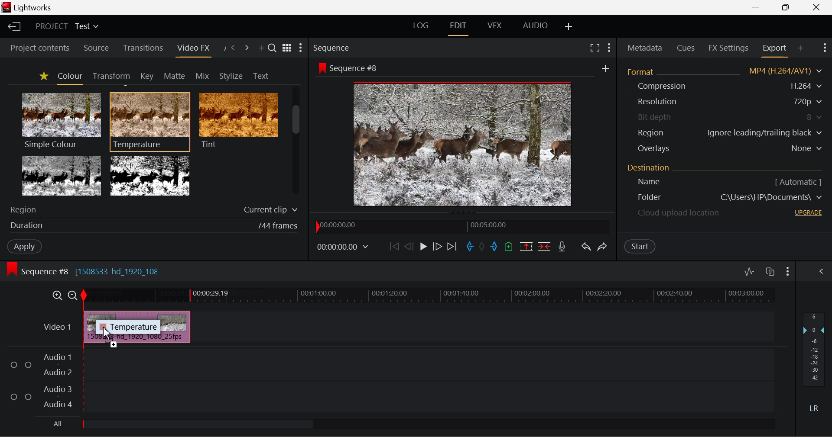 This screenshot has width=832, height=437. I want to click on Start, so click(640, 247).